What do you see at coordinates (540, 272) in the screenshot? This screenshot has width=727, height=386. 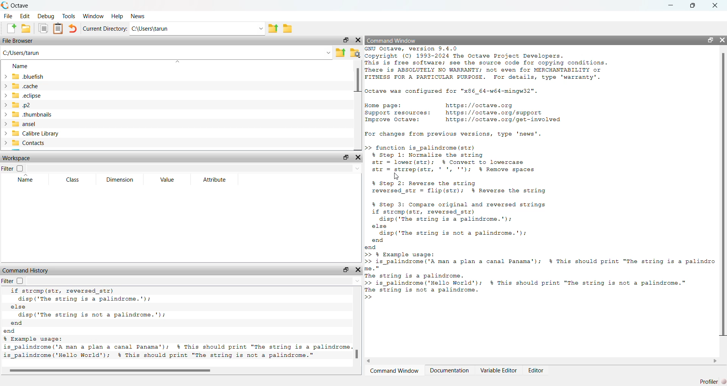 I see `resulting code to print` at bounding box center [540, 272].